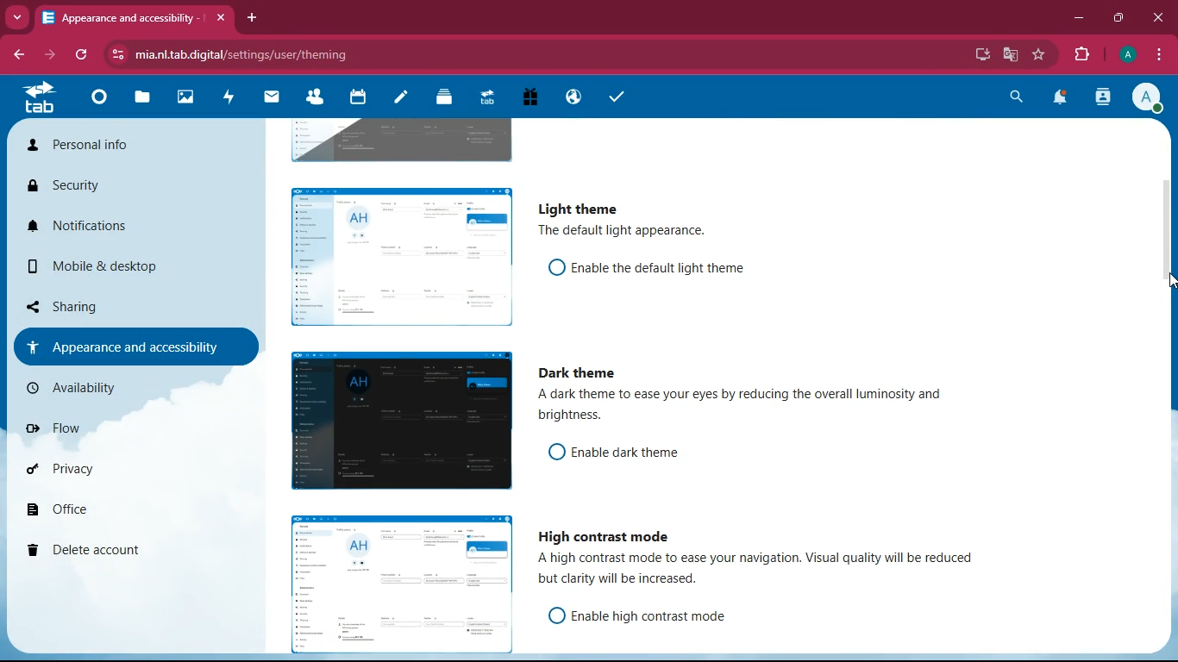 This screenshot has width=1178, height=662. Describe the element at coordinates (1159, 283) in the screenshot. I see `cursor` at that location.